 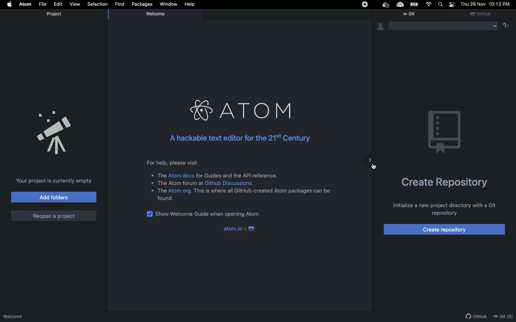 I want to click on Edit, so click(x=58, y=4).